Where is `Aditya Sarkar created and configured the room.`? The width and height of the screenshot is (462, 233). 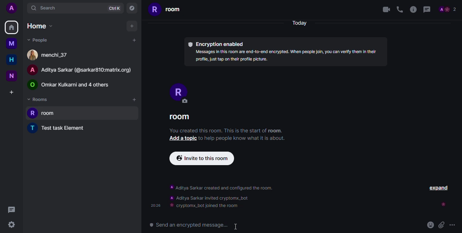 Aditya Sarkar created and configured the room. is located at coordinates (229, 188).